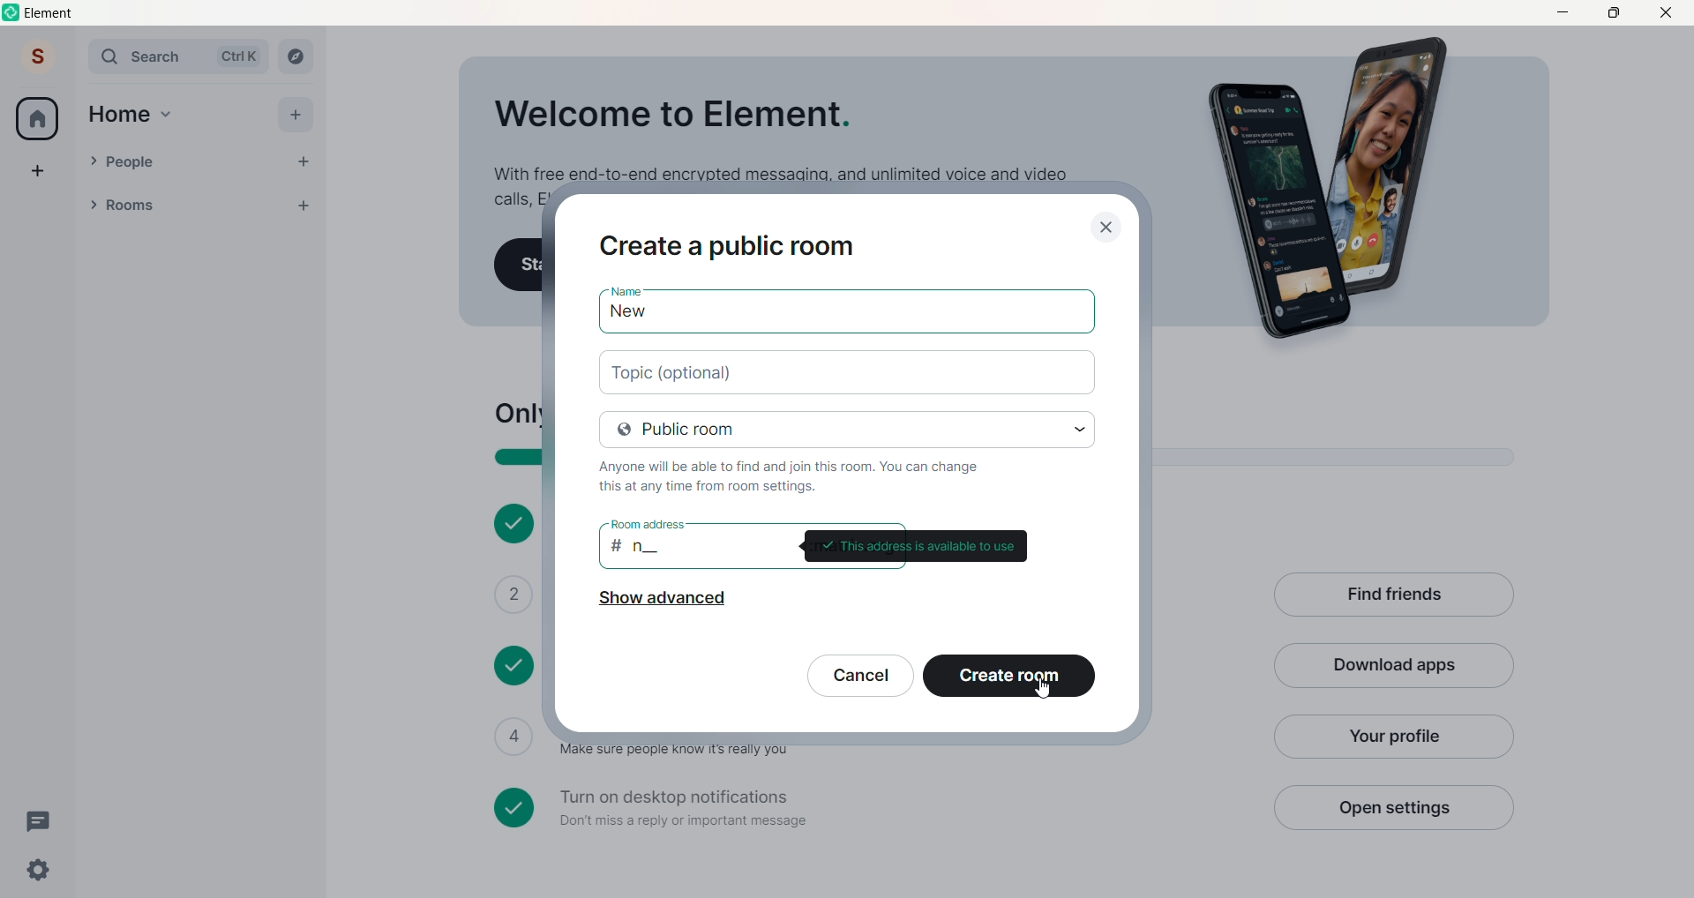  Describe the element at coordinates (309, 203) in the screenshot. I see `Add room` at that location.